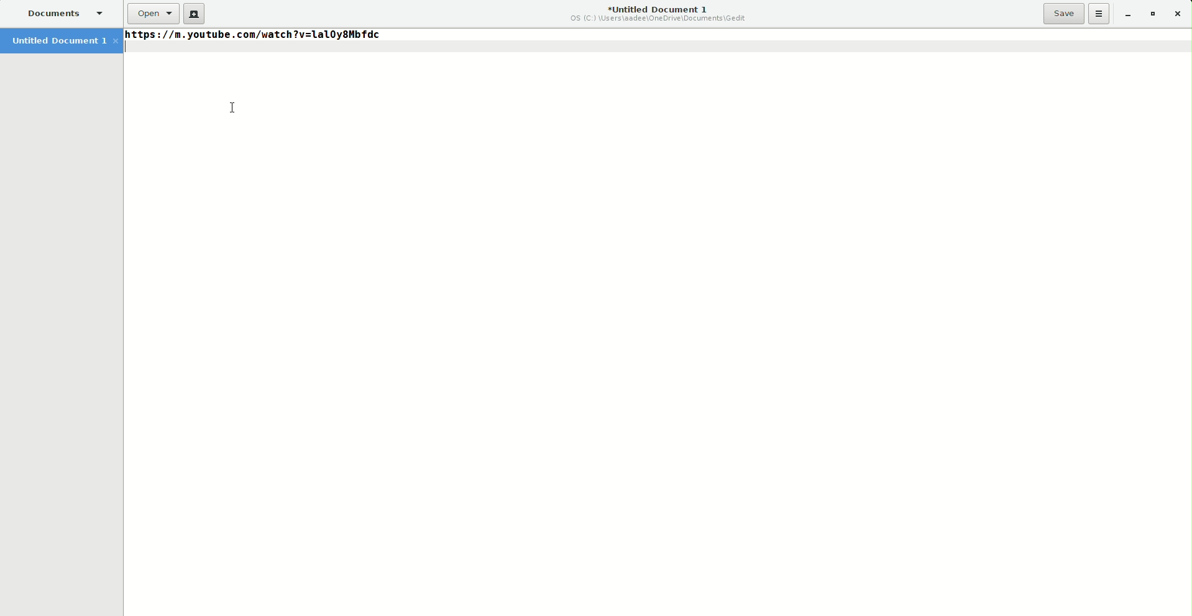  Describe the element at coordinates (1064, 14) in the screenshot. I see `Save` at that location.